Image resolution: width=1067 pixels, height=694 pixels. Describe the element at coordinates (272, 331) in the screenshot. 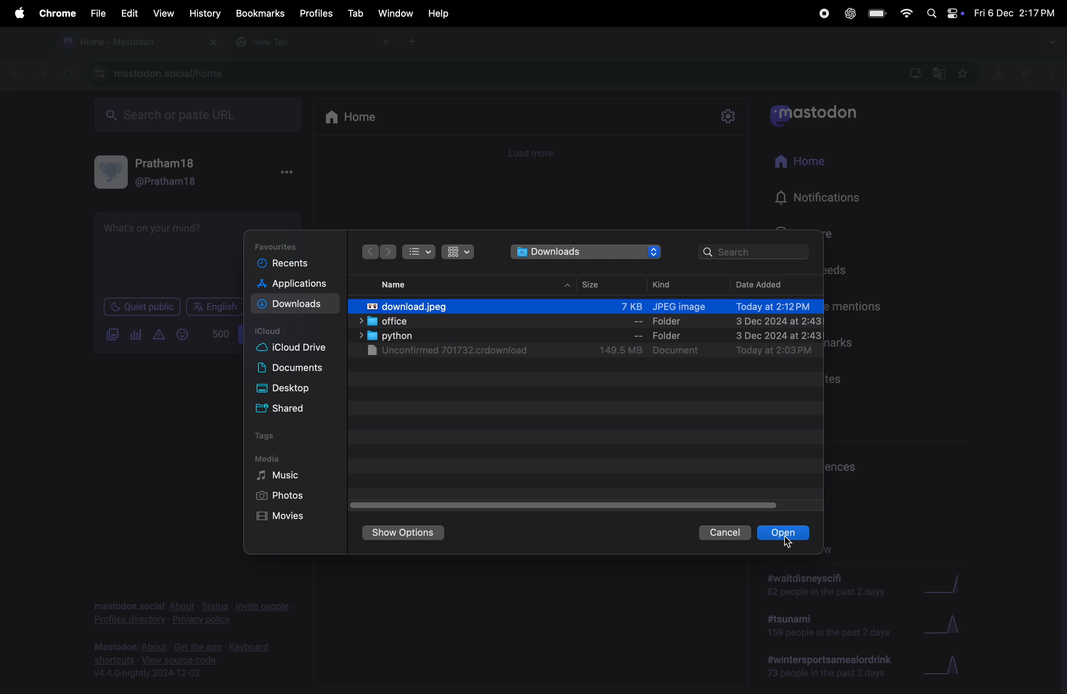

I see `i cloud` at that location.